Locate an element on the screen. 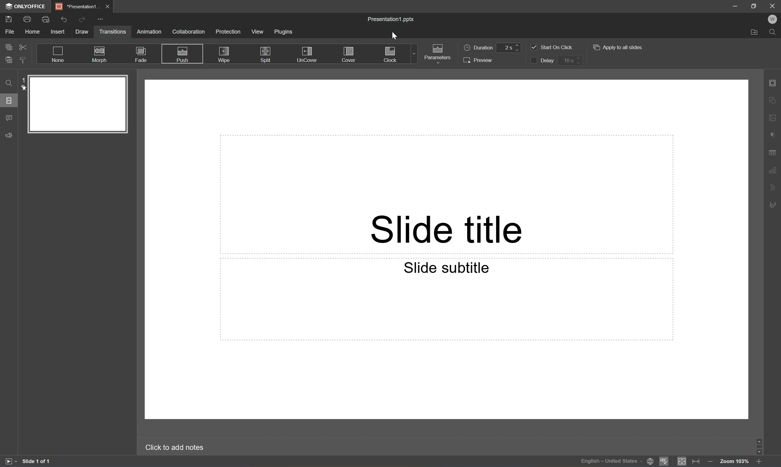 This screenshot has height=467, width=781. Spell checking is located at coordinates (664, 461).